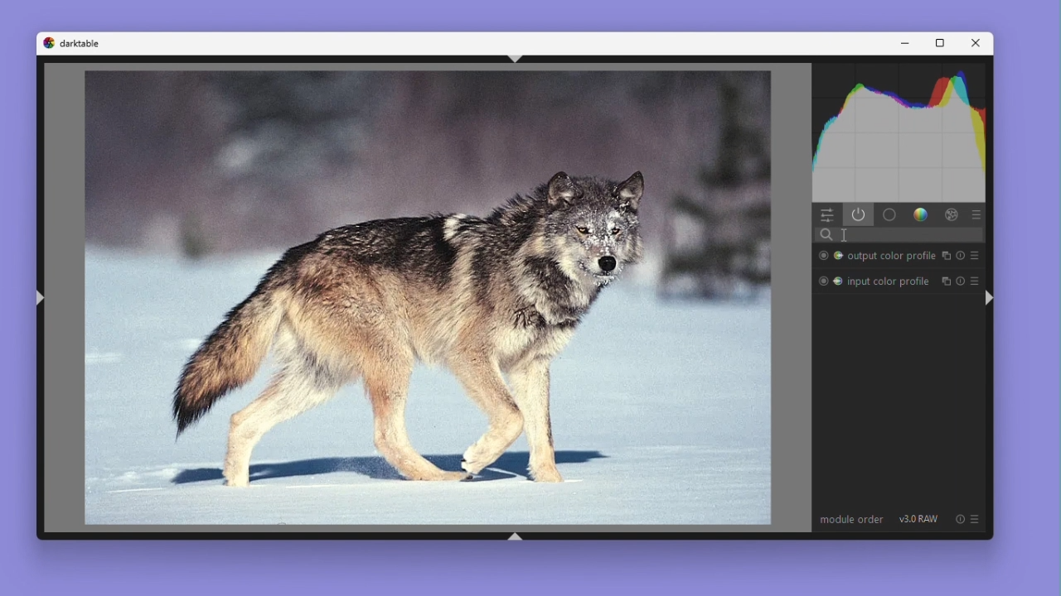 The image size is (1061, 596). Describe the element at coordinates (949, 215) in the screenshot. I see `Effect` at that location.